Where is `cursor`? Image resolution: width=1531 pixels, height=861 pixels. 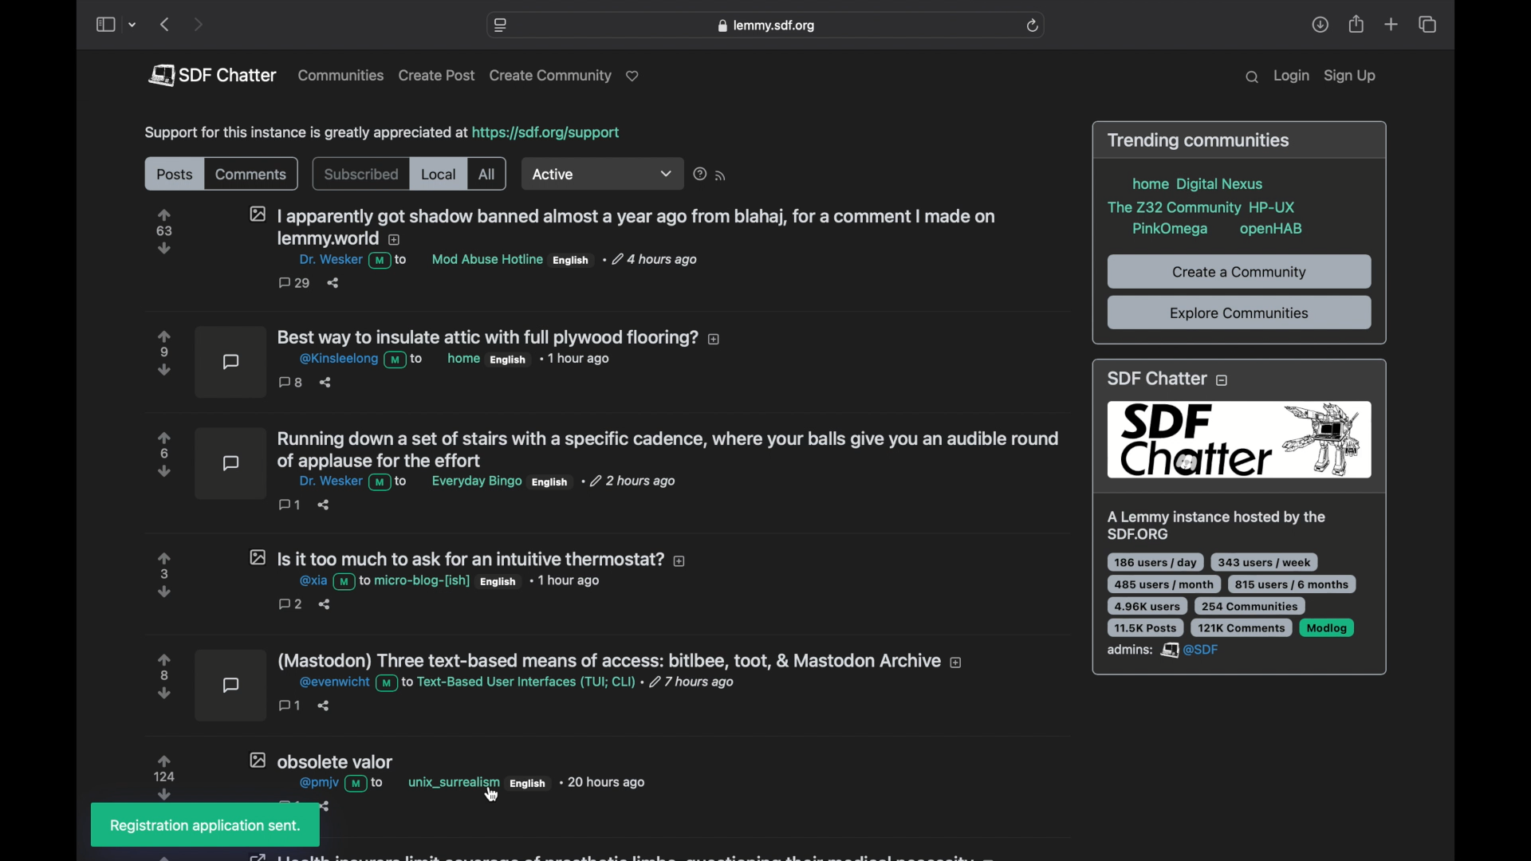
cursor is located at coordinates (492, 793).